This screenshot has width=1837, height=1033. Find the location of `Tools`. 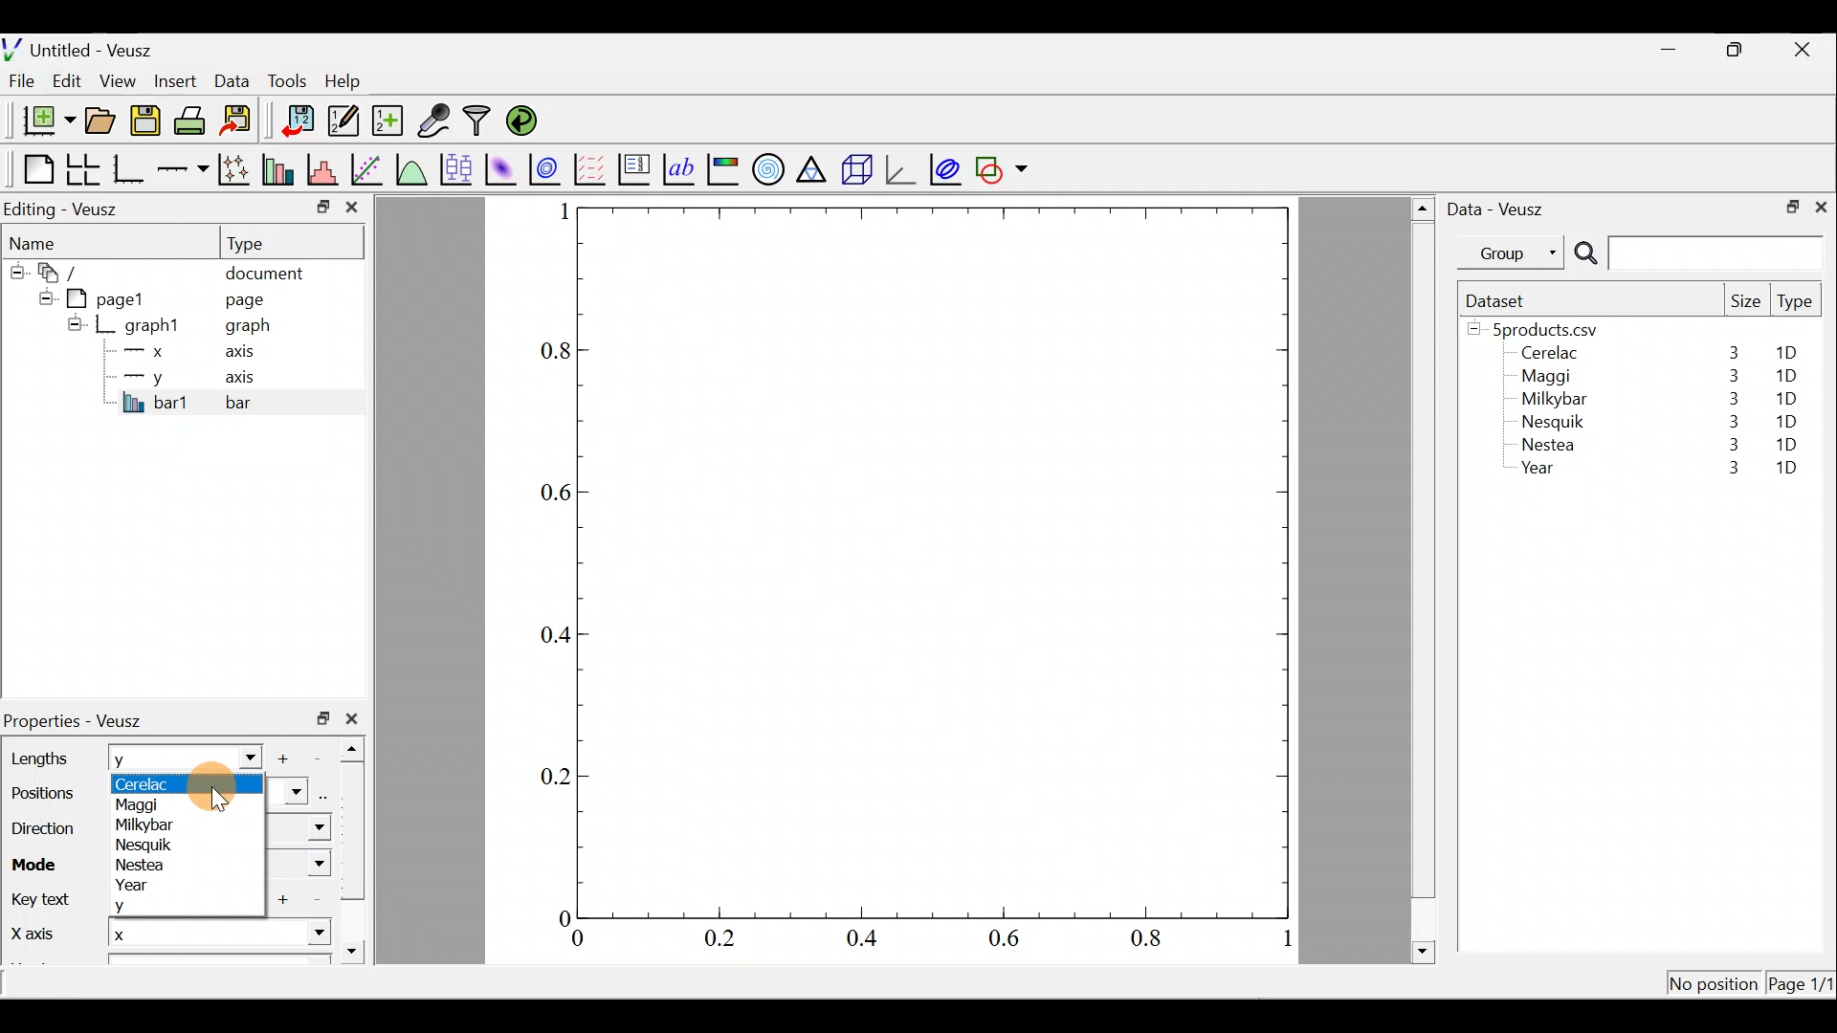

Tools is located at coordinates (286, 79).